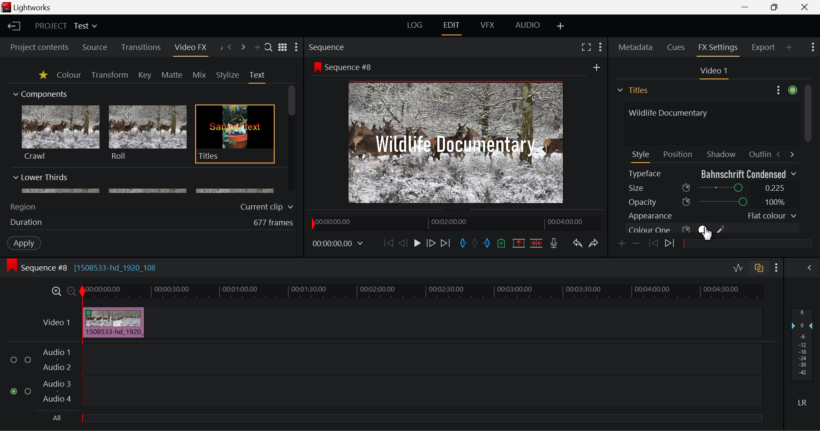  Describe the element at coordinates (95, 48) in the screenshot. I see `Source` at that location.